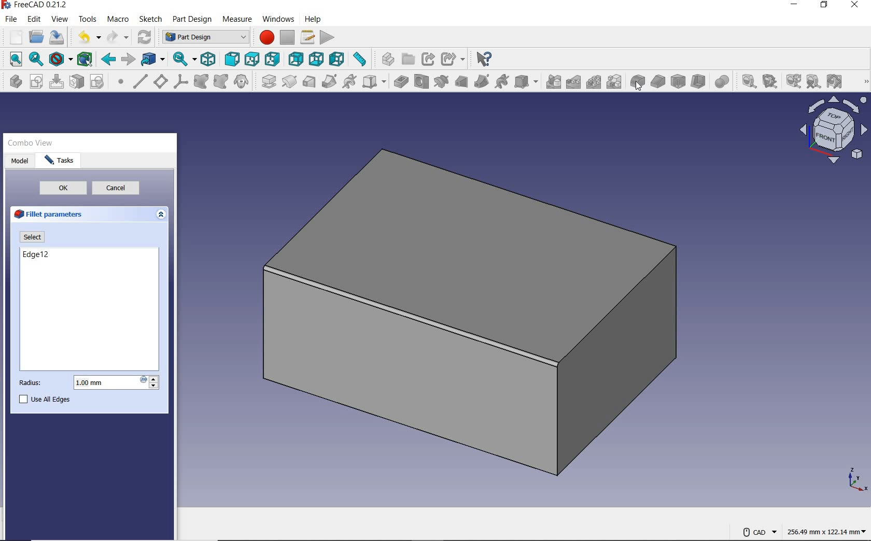 The height and width of the screenshot is (541, 871). What do you see at coordinates (145, 37) in the screenshot?
I see `refresh` at bounding box center [145, 37].